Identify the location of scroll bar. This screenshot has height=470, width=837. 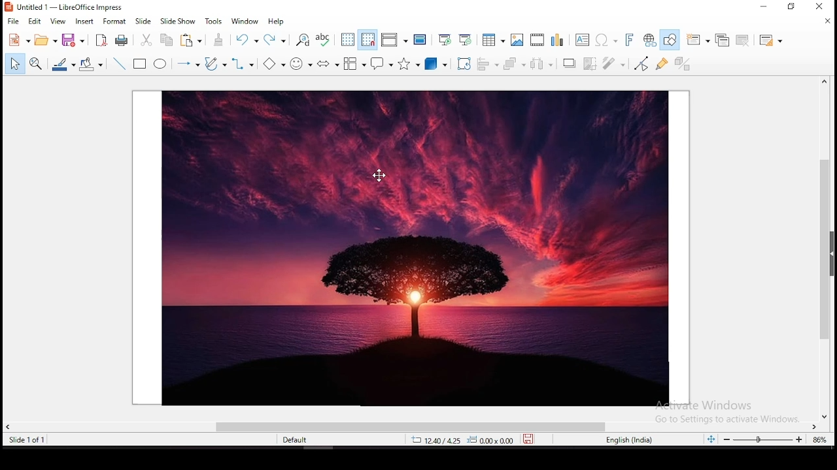
(828, 248).